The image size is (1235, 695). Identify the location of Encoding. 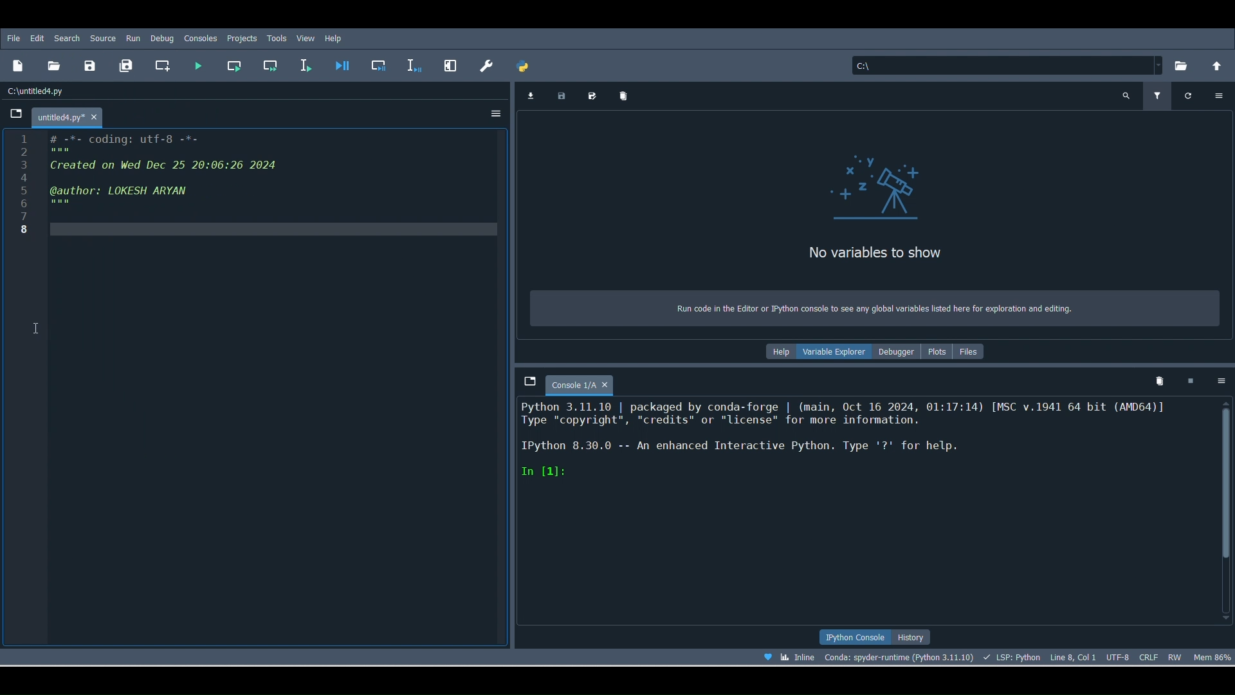
(1117, 656).